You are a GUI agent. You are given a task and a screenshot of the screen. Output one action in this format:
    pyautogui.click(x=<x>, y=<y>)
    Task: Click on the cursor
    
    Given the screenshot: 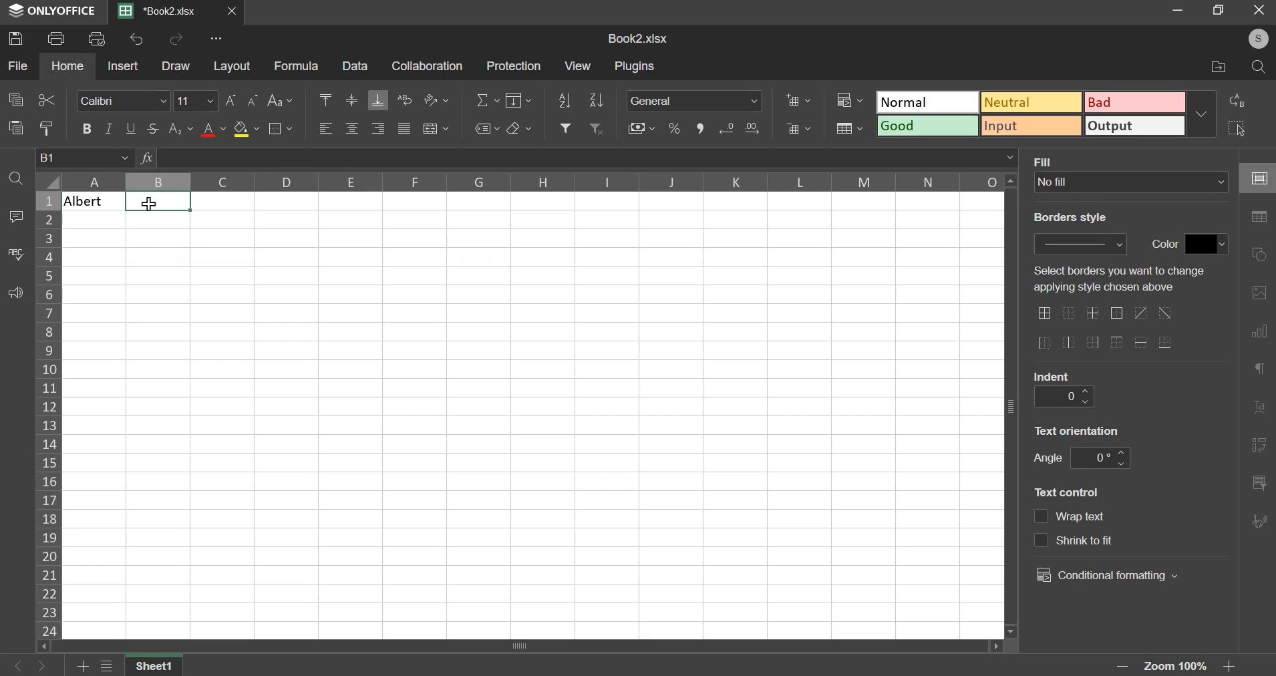 What is the action you would take?
    pyautogui.click(x=152, y=204)
    